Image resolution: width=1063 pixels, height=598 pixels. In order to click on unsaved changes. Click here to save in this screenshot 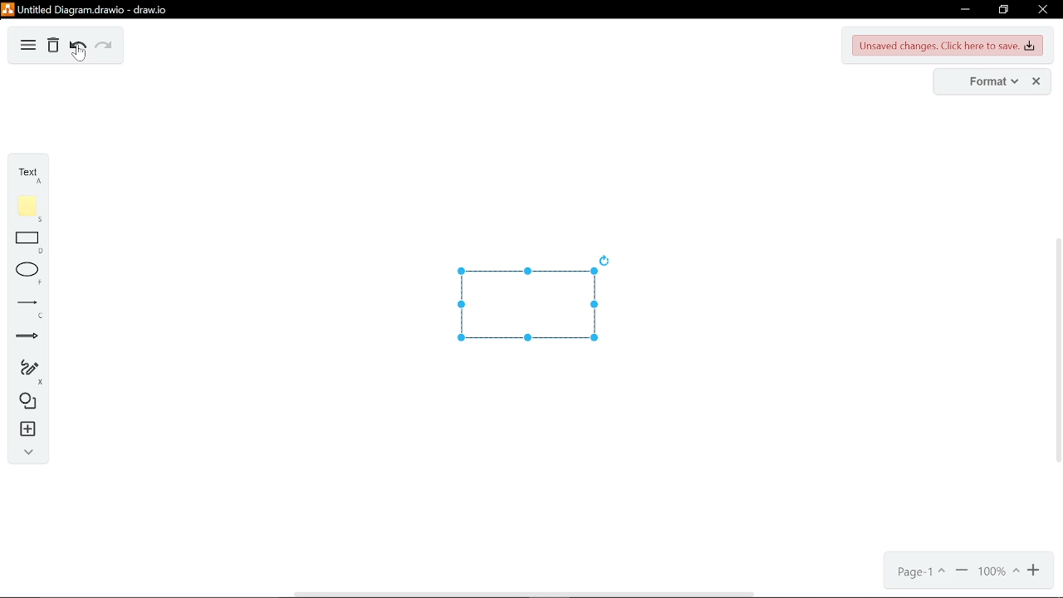, I will do `click(948, 45)`.